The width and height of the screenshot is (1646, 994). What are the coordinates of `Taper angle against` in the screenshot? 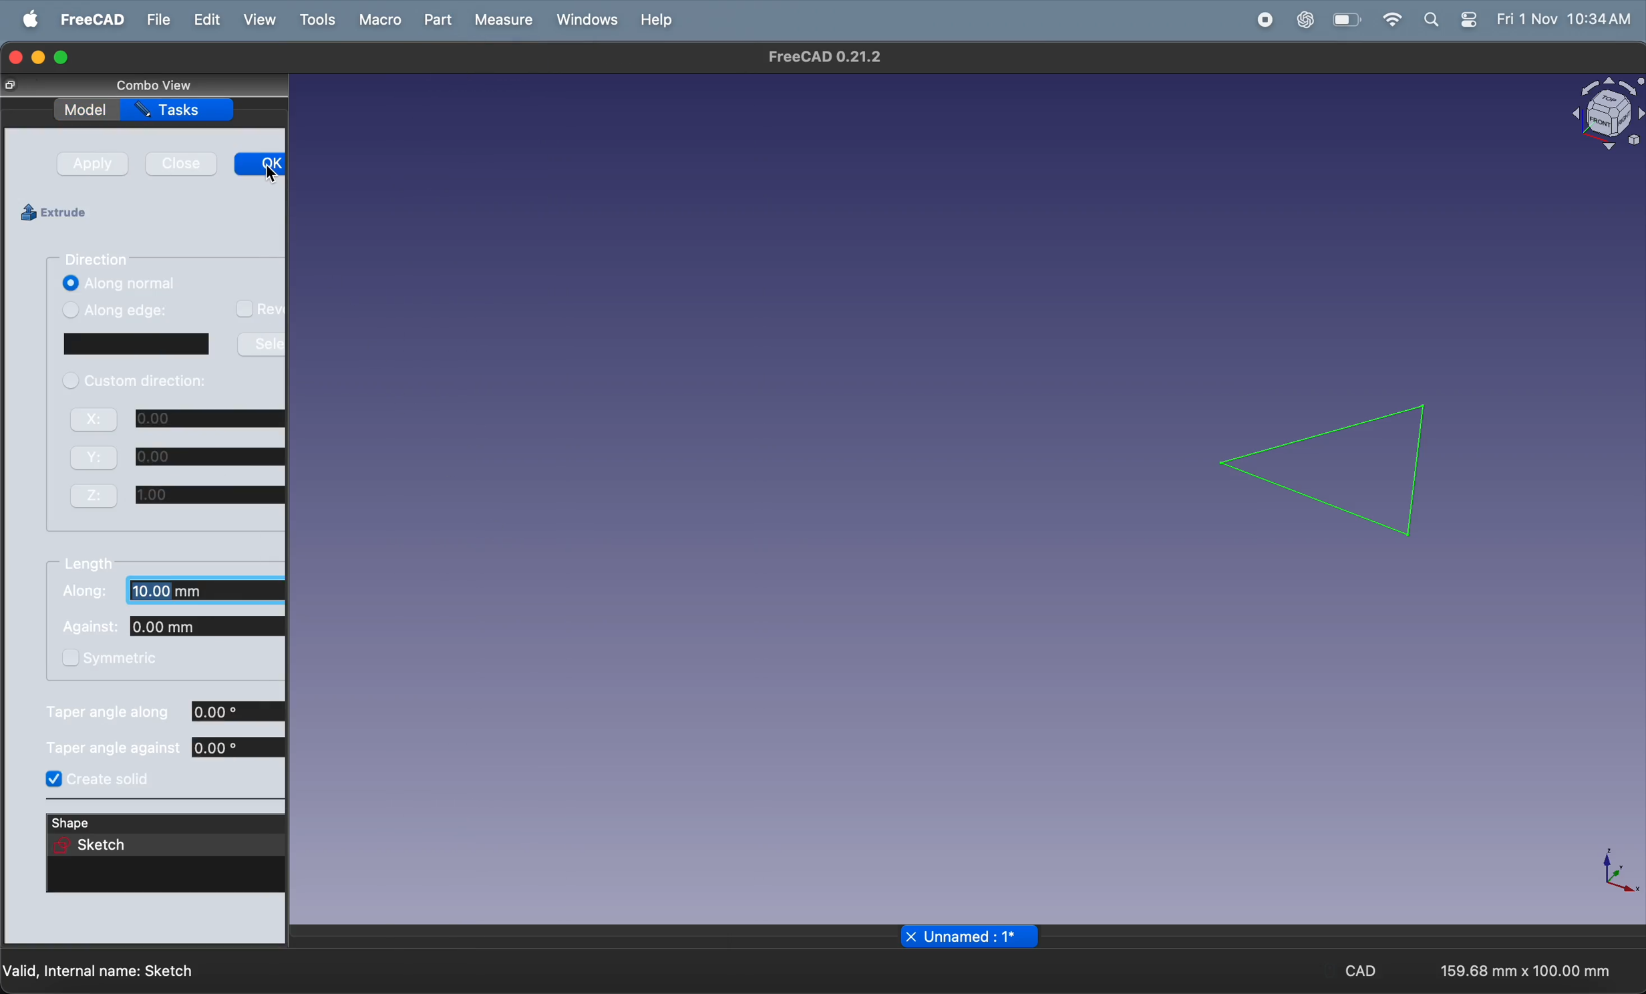 It's located at (114, 749).